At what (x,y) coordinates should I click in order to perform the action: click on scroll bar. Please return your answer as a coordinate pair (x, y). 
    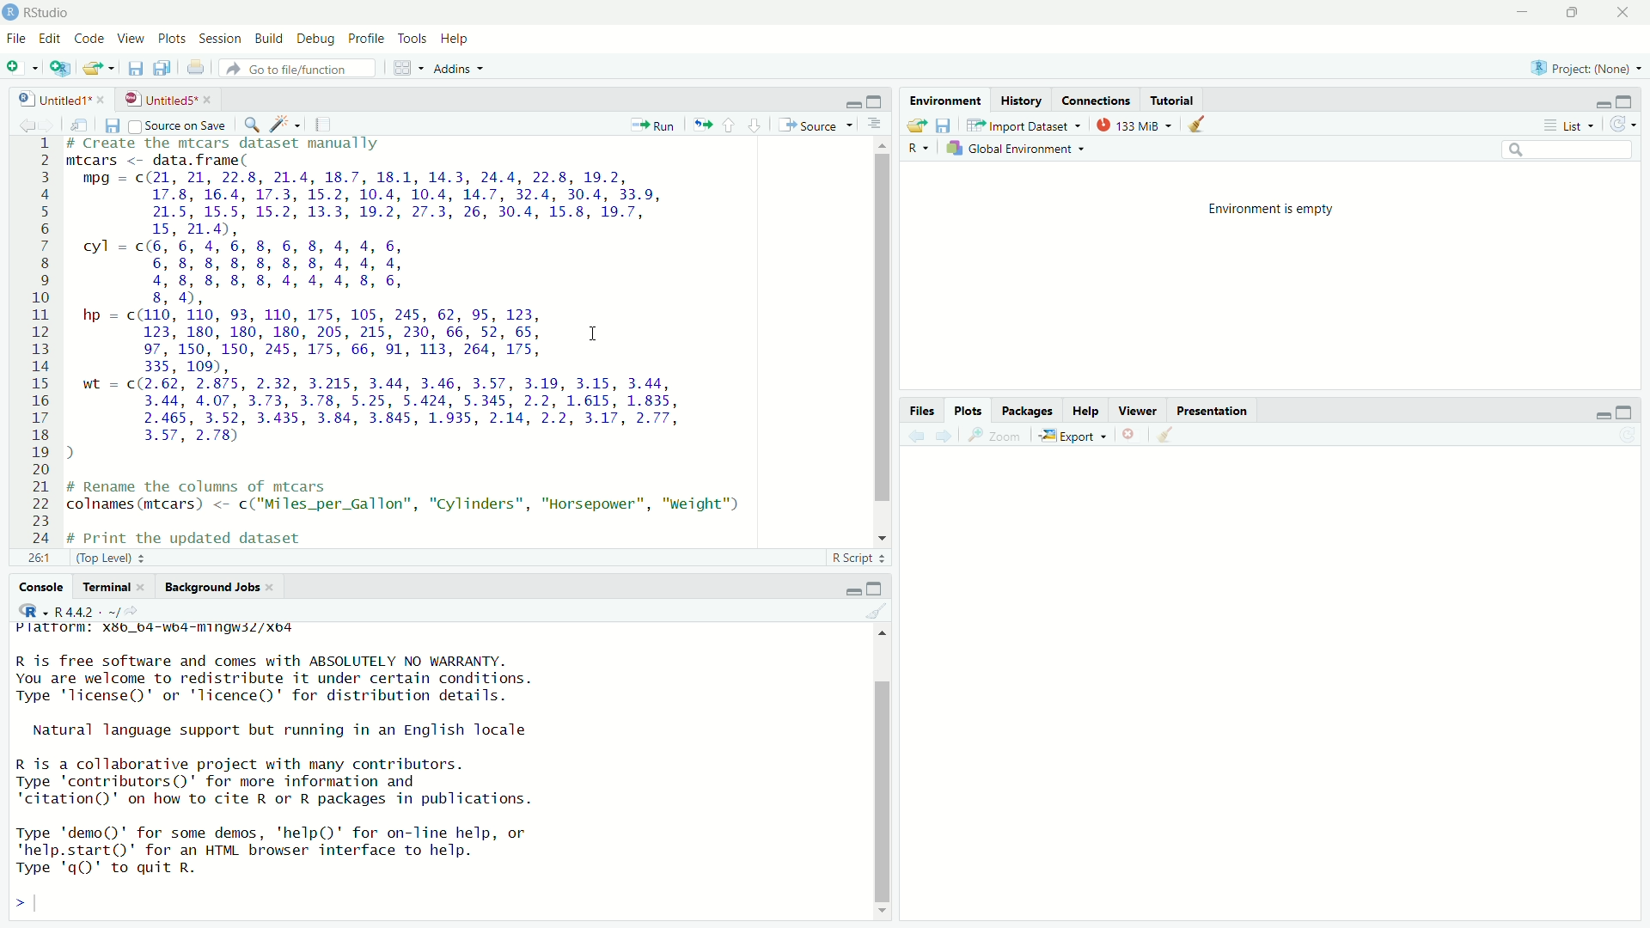
    Looking at the image, I should click on (872, 339).